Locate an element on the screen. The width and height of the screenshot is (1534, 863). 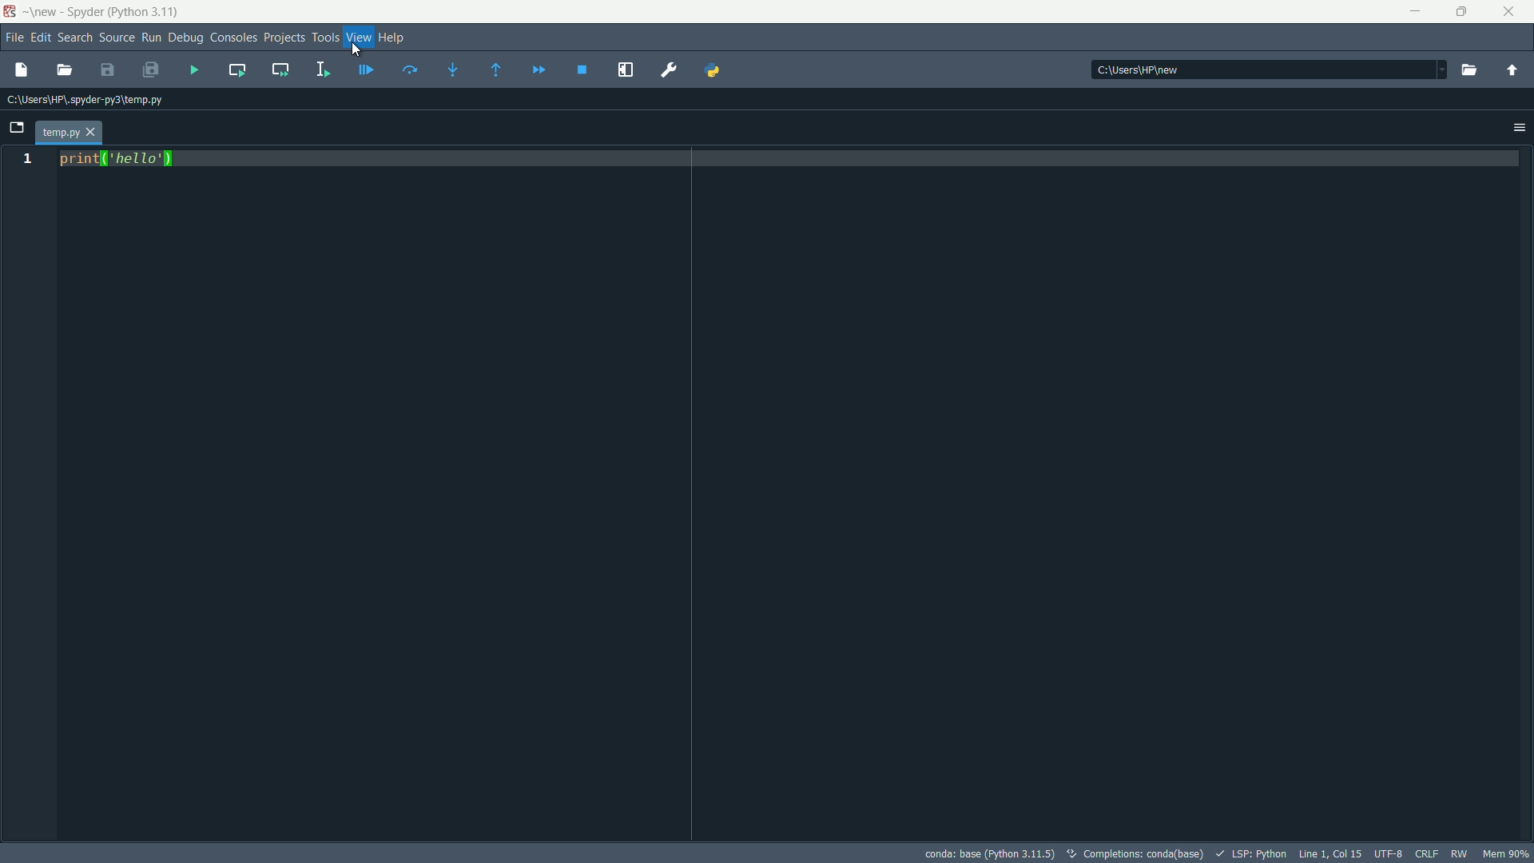
search menu is located at coordinates (74, 39).